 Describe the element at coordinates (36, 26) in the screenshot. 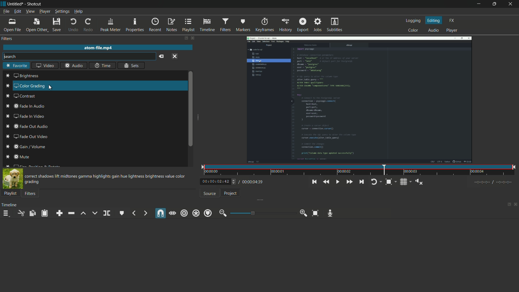

I see `open other` at that location.